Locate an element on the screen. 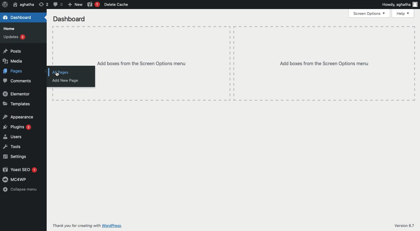 The width and height of the screenshot is (420, 231). Logo is located at coordinates (4, 4).